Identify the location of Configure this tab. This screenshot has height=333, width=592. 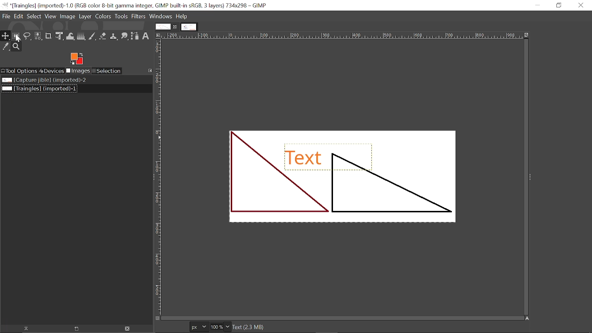
(150, 70).